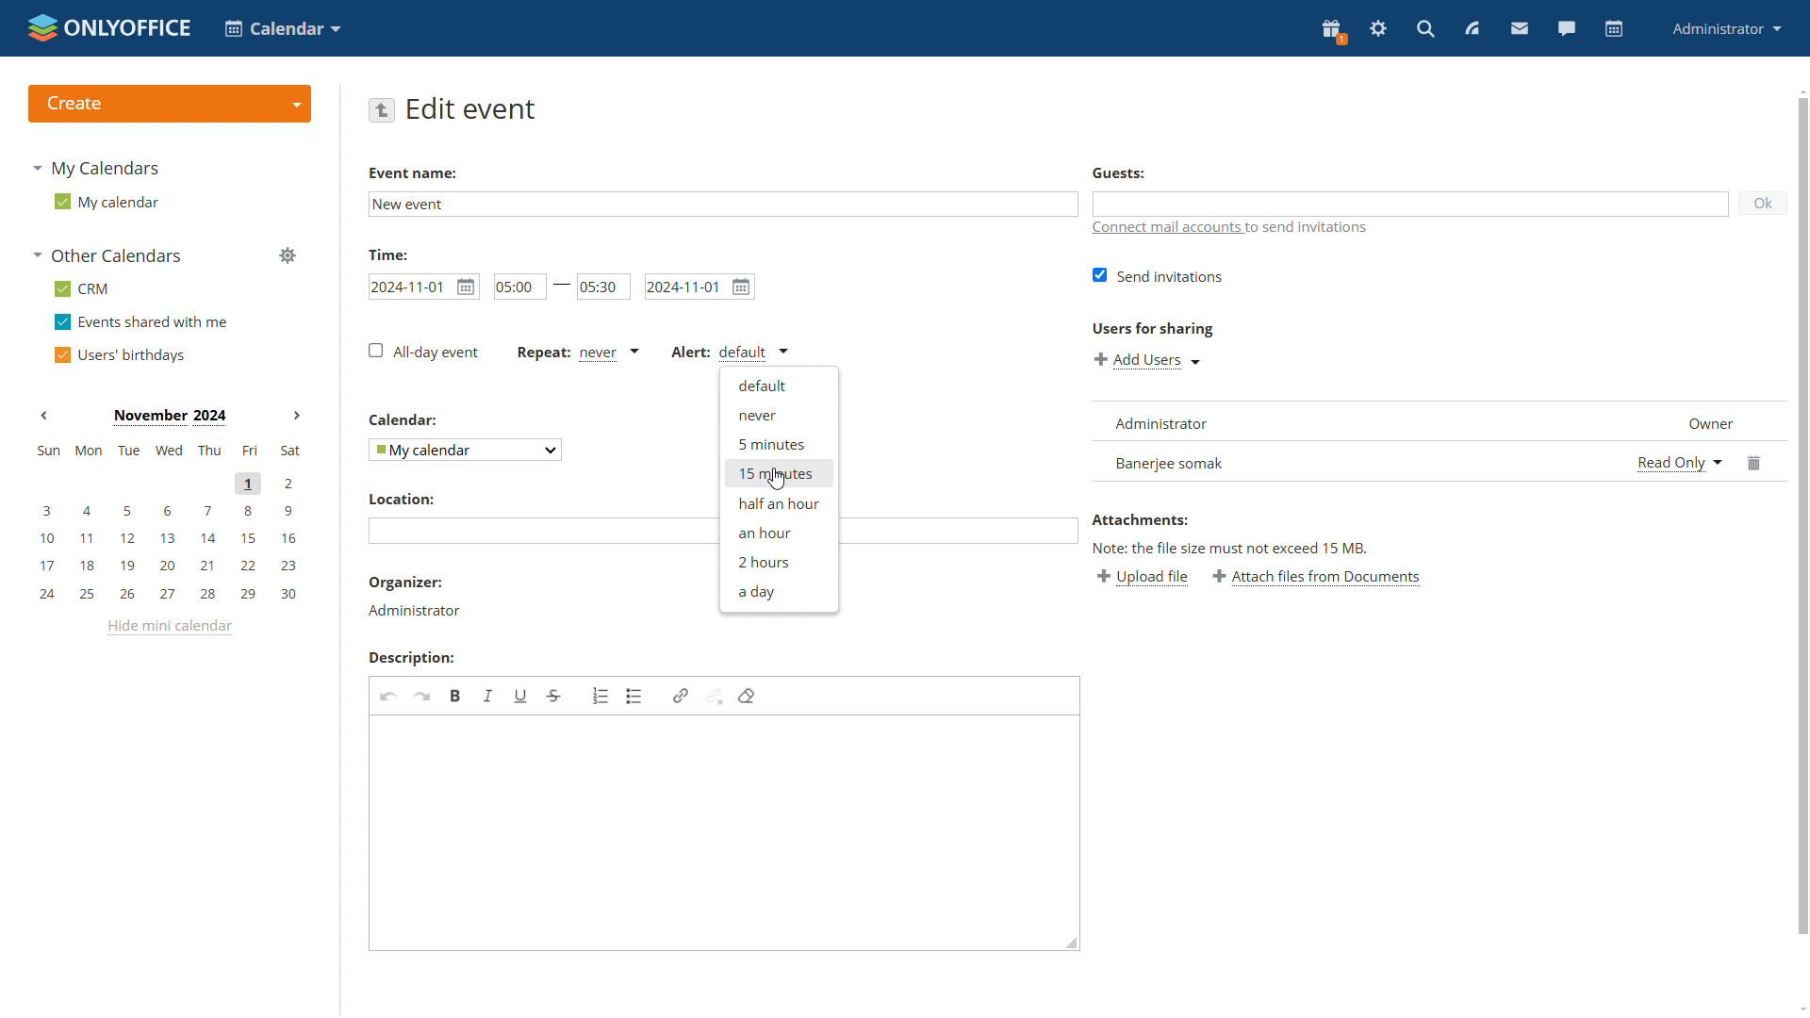 The image size is (1810, 1018). What do you see at coordinates (1757, 460) in the screenshot?
I see `delete` at bounding box center [1757, 460].